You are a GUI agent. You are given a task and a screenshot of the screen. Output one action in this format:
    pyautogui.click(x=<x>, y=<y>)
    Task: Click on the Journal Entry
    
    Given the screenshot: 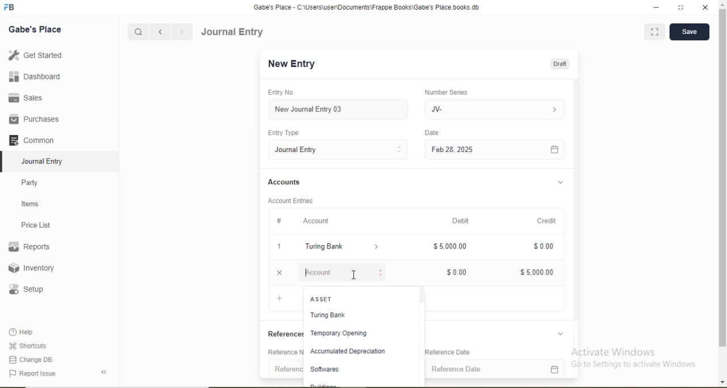 What is the action you would take?
    pyautogui.click(x=299, y=150)
    